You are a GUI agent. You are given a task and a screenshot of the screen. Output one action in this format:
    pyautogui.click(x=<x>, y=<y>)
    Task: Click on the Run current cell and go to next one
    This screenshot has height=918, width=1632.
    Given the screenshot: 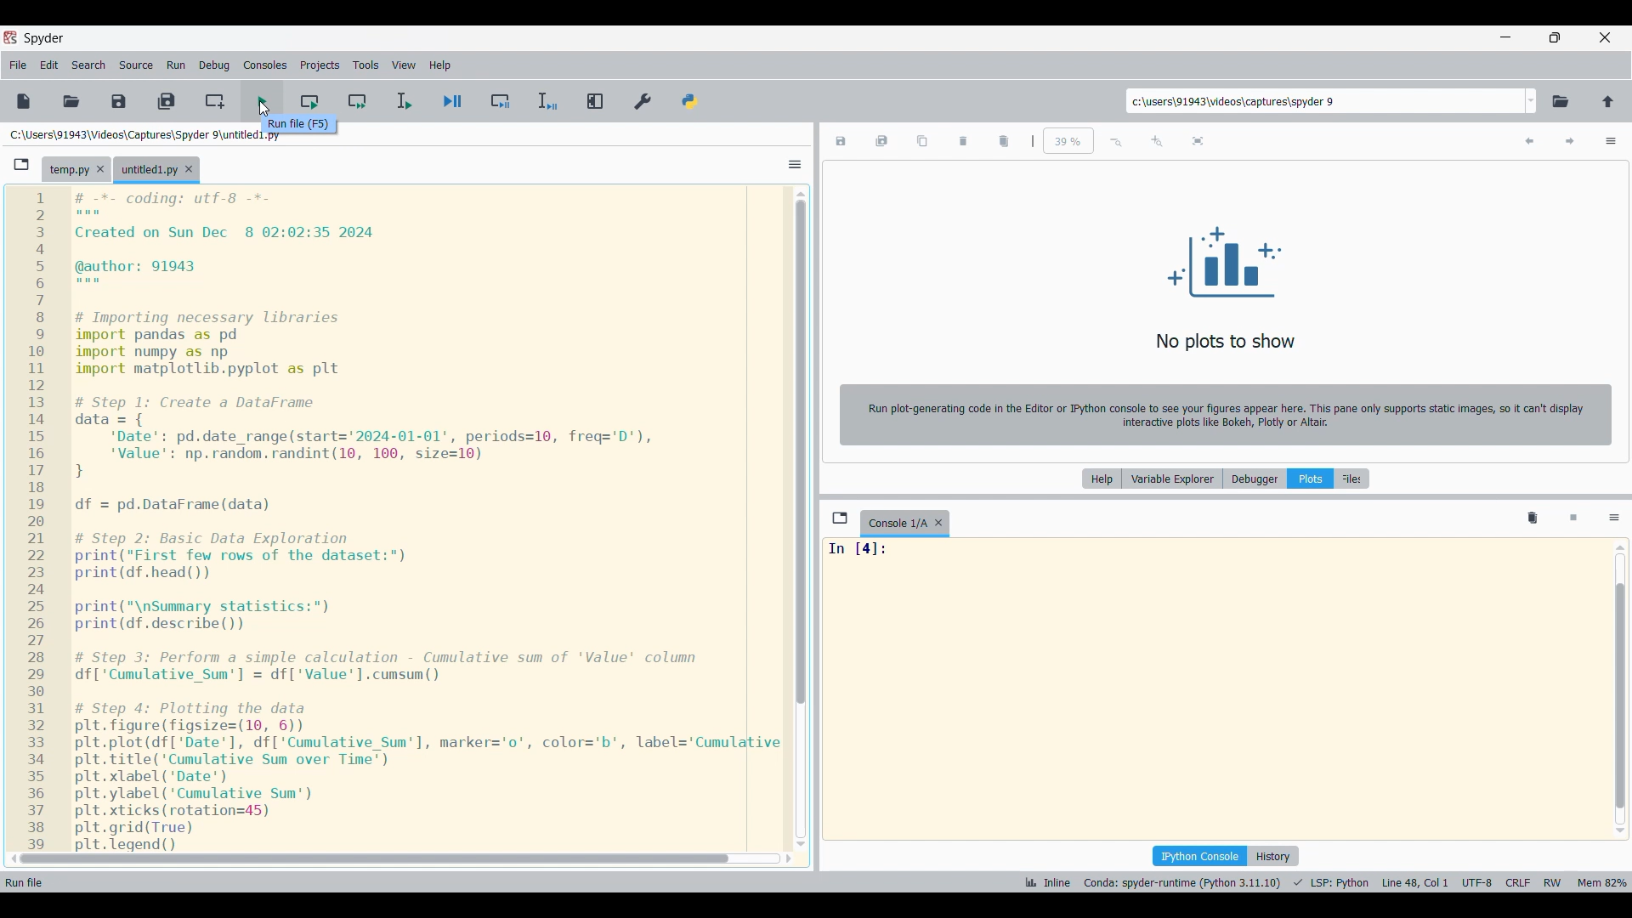 What is the action you would take?
    pyautogui.click(x=358, y=102)
    